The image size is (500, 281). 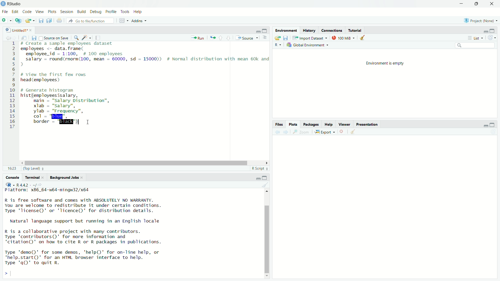 I want to click on clean, so click(x=362, y=37).